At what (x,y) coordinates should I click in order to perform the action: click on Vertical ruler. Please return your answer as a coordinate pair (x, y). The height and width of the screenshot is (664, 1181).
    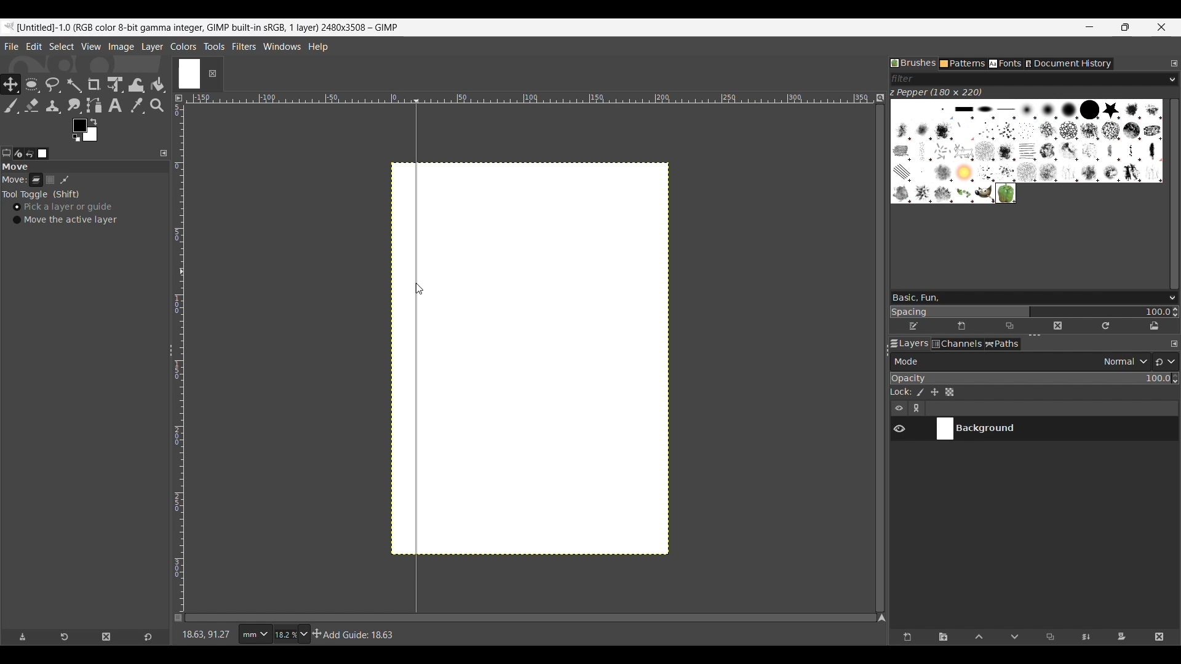
    Looking at the image, I should click on (182, 355).